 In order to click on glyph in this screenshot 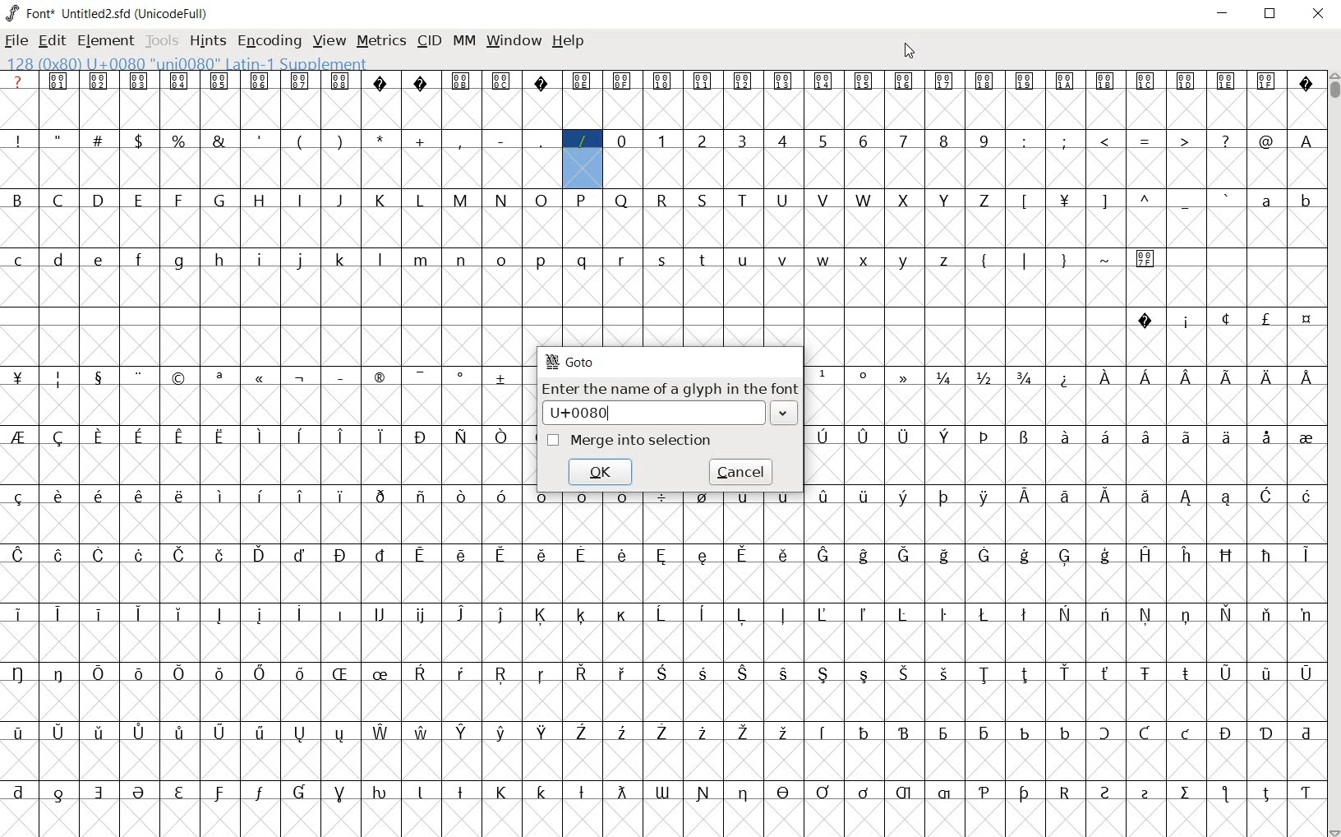, I will do `click(1266, 80)`.